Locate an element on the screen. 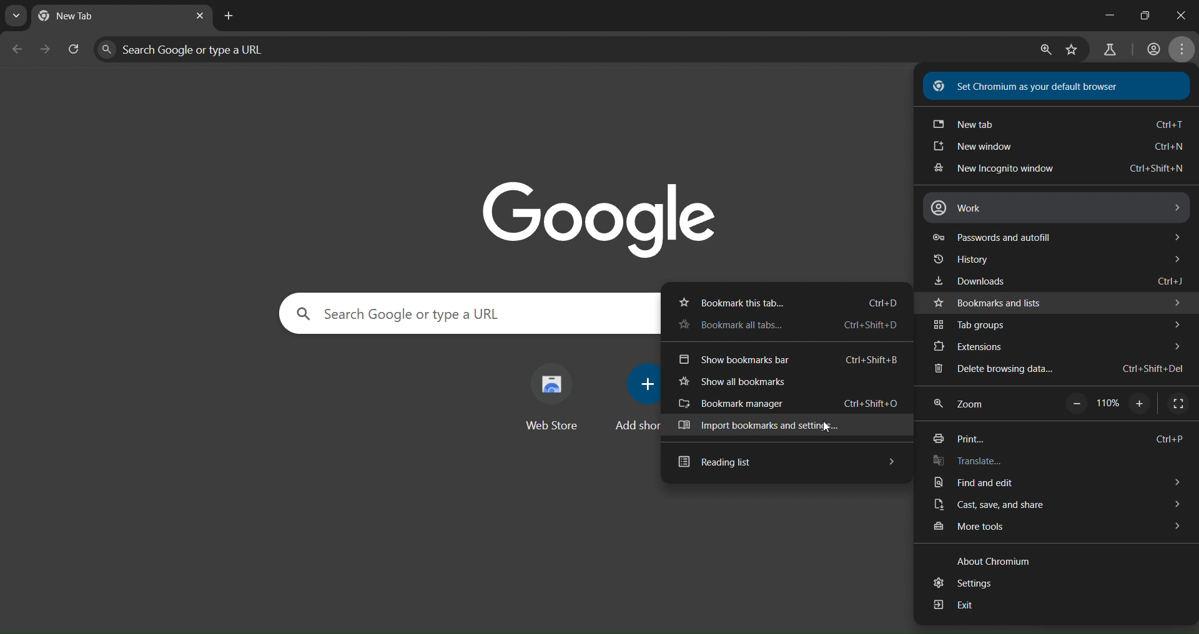 The width and height of the screenshot is (1199, 634). find and edit is located at coordinates (1057, 483).